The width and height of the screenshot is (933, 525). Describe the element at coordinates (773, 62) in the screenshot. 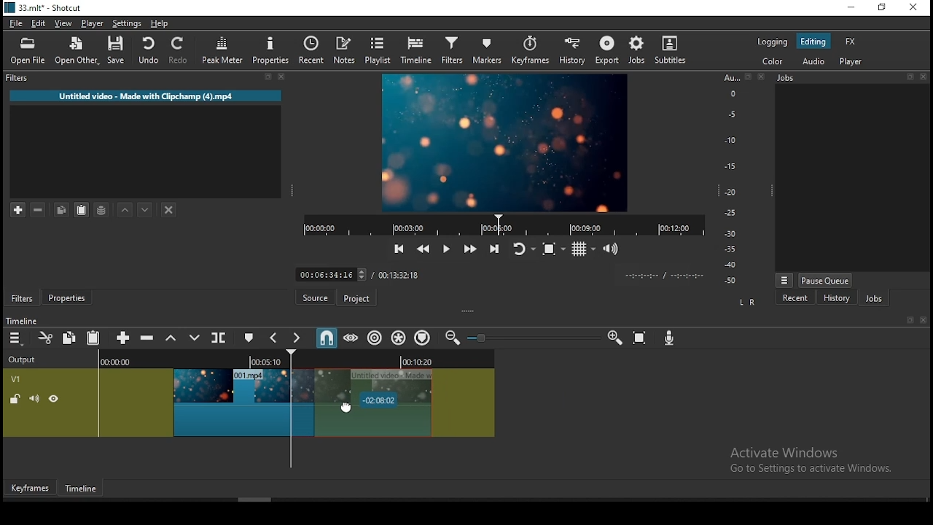

I see `color` at that location.